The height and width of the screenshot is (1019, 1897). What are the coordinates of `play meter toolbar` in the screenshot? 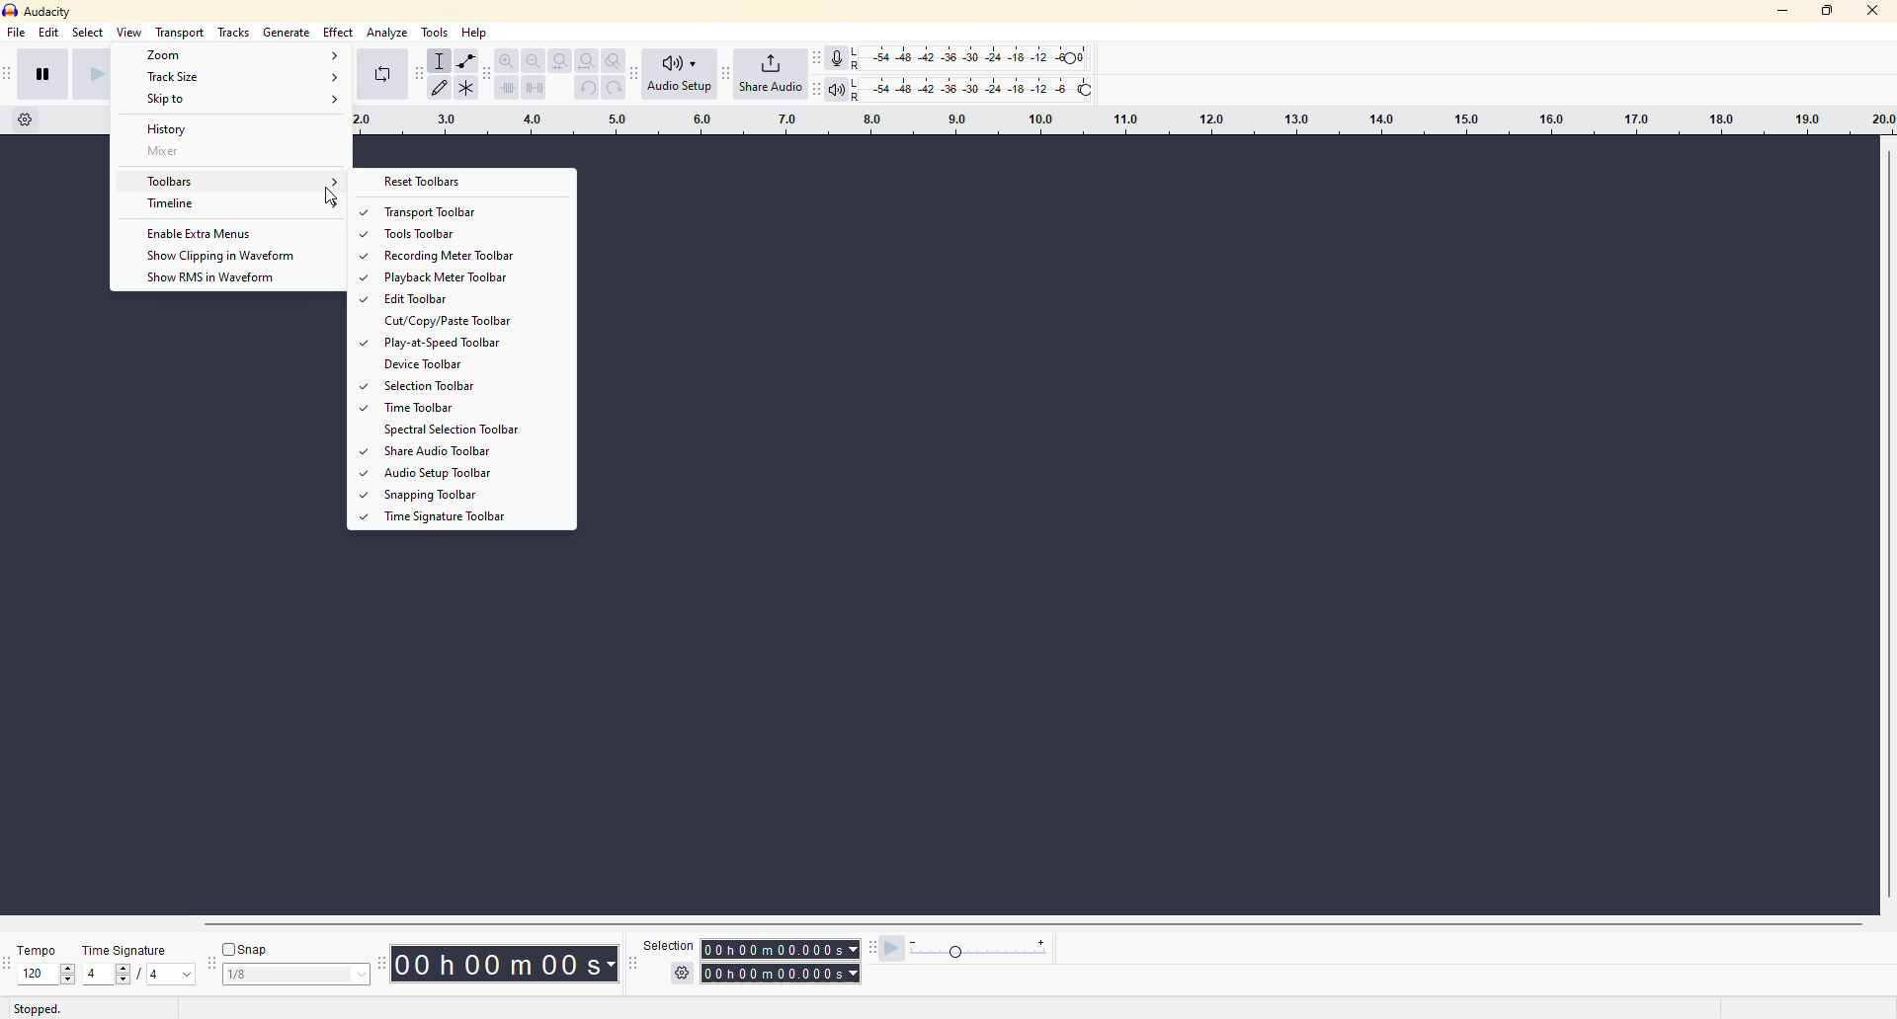 It's located at (816, 89).